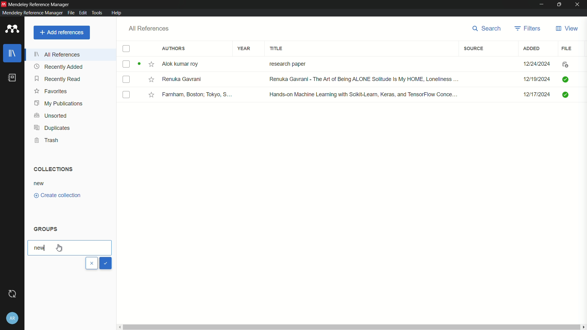  What do you see at coordinates (51, 91) in the screenshot?
I see `favorites` at bounding box center [51, 91].